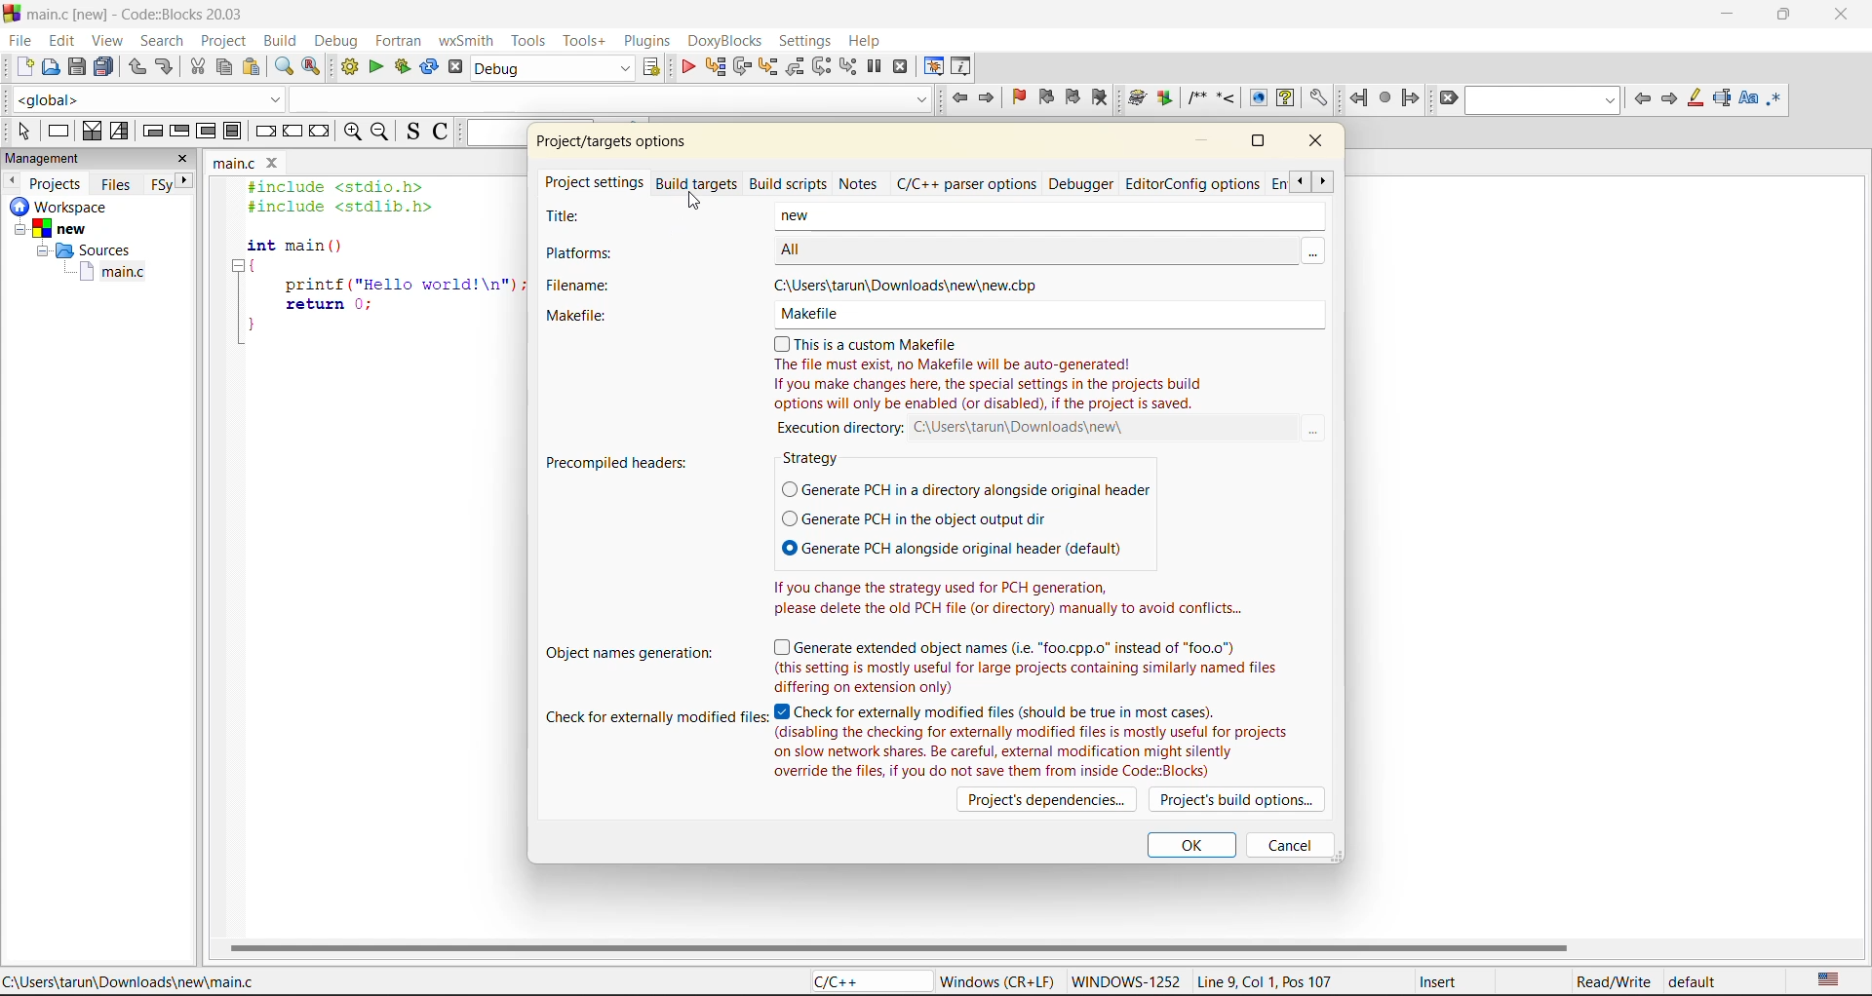  What do you see at coordinates (1317, 141) in the screenshot?
I see `close` at bounding box center [1317, 141].